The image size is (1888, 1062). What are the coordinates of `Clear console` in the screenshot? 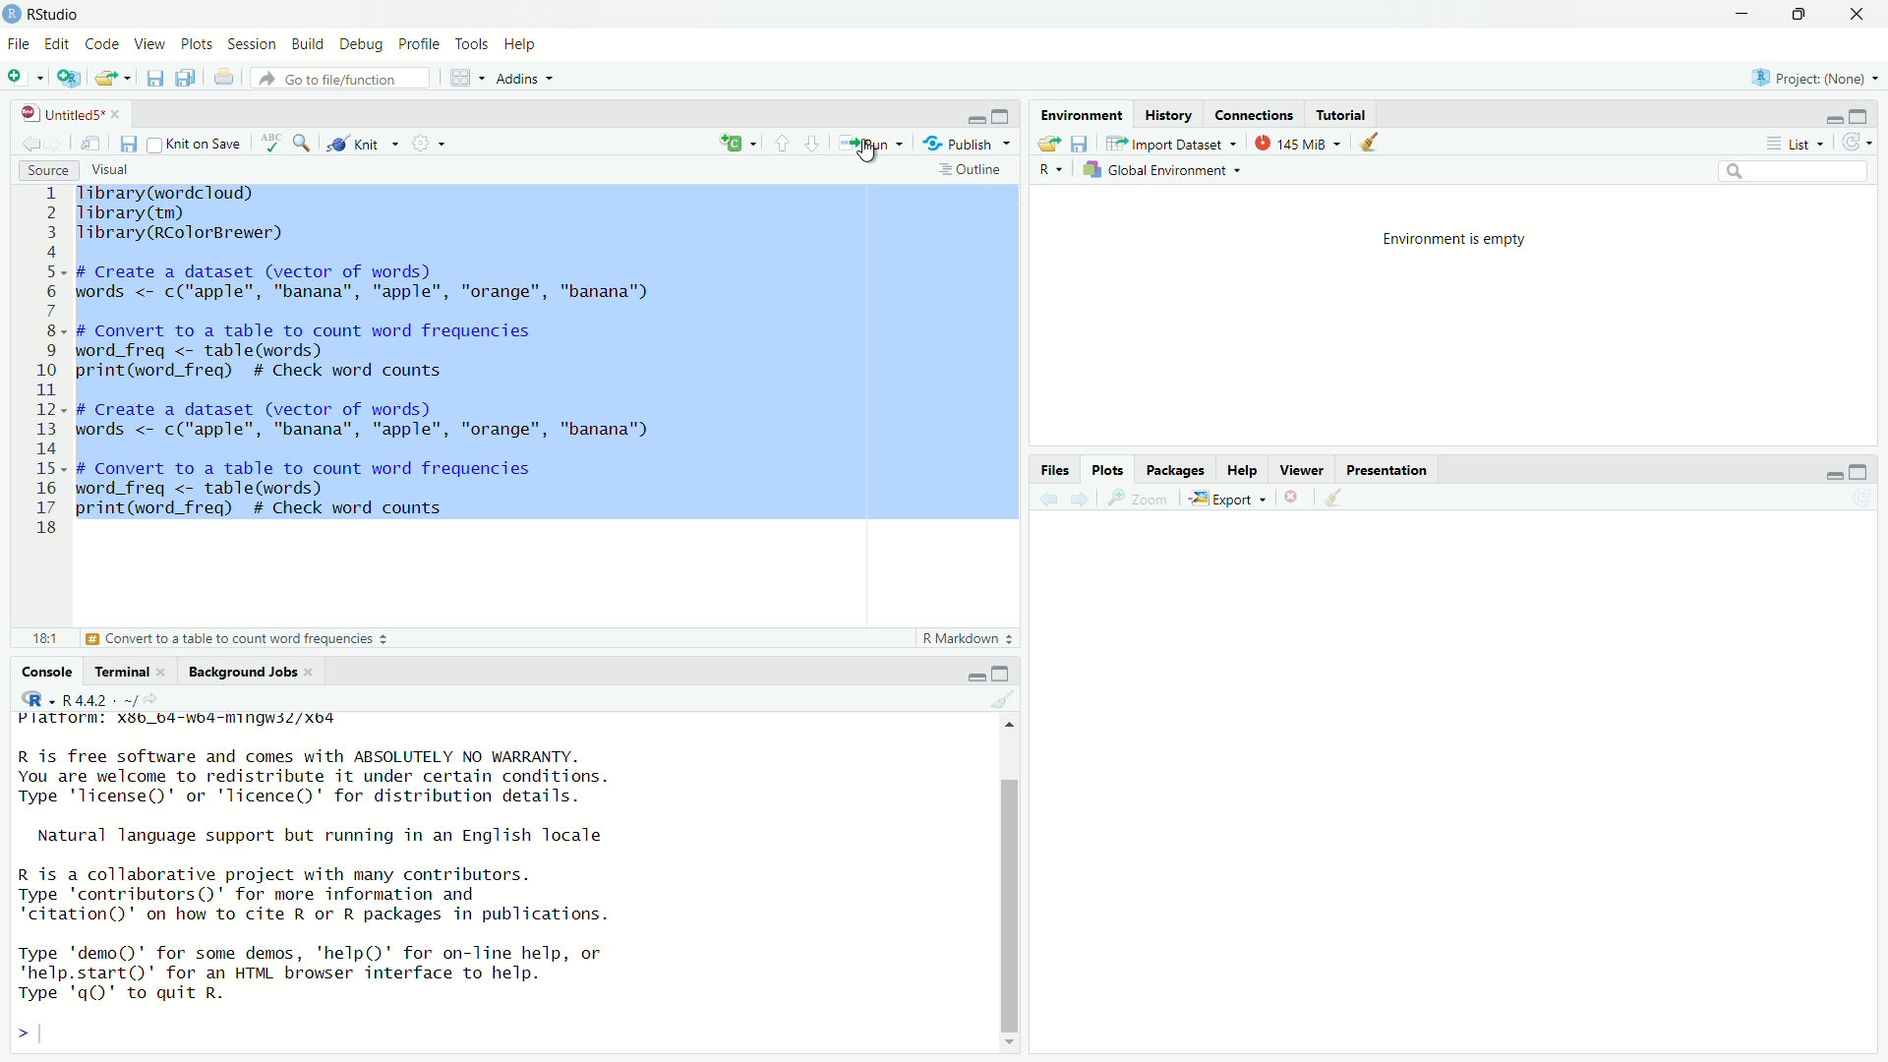 It's located at (1008, 701).